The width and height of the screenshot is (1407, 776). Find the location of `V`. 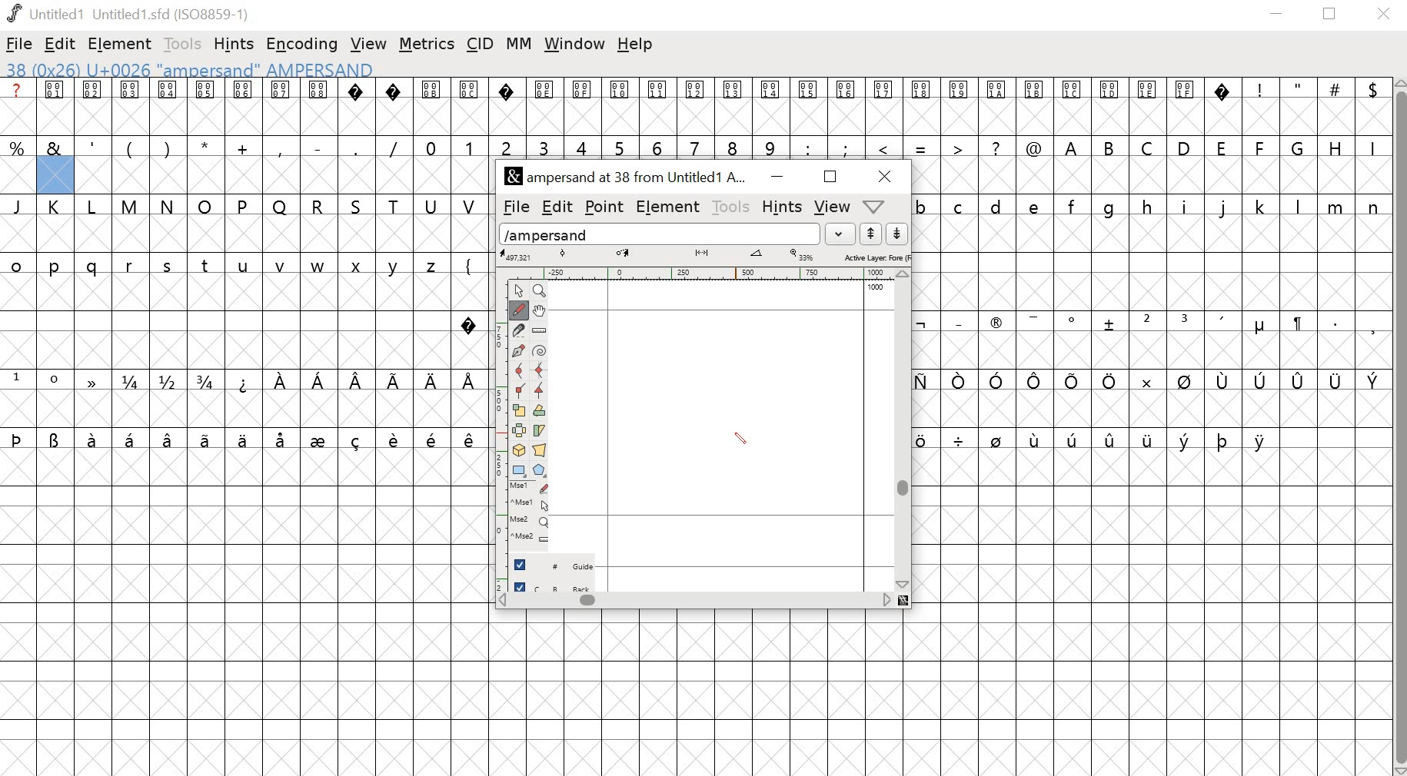

V is located at coordinates (471, 204).